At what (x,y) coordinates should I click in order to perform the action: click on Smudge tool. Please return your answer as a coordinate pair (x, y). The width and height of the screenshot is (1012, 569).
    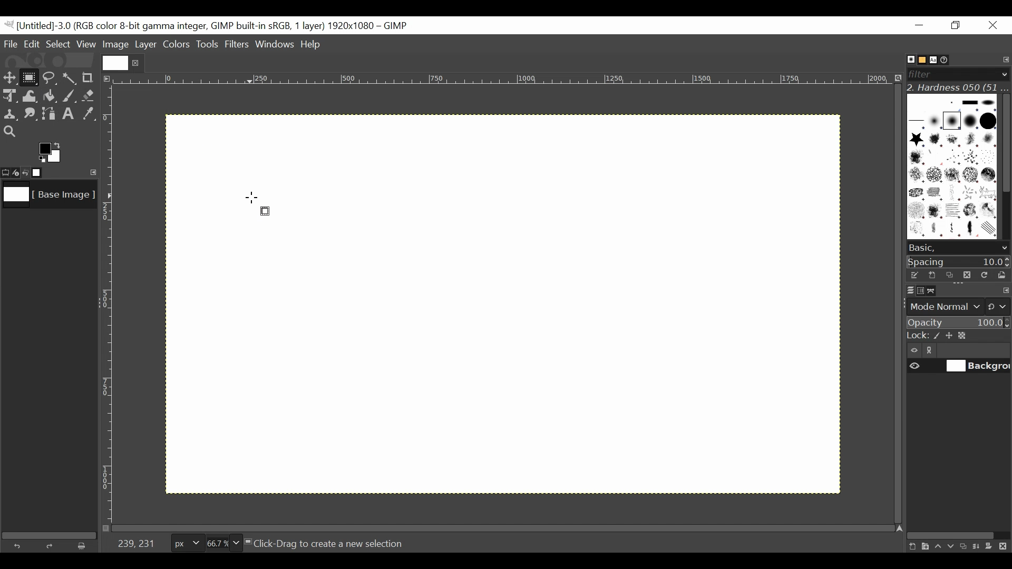
    Looking at the image, I should click on (31, 115).